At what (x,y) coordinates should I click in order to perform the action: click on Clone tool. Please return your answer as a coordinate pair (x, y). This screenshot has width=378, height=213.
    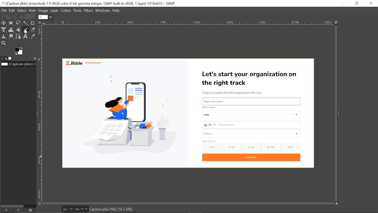
    Looking at the image, I should click on (4, 37).